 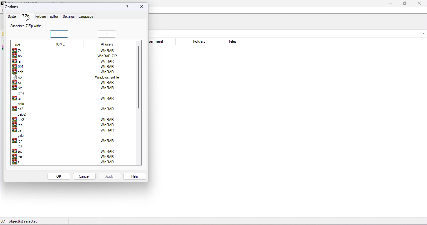 What do you see at coordinates (18, 66) in the screenshot?
I see `001` at bounding box center [18, 66].